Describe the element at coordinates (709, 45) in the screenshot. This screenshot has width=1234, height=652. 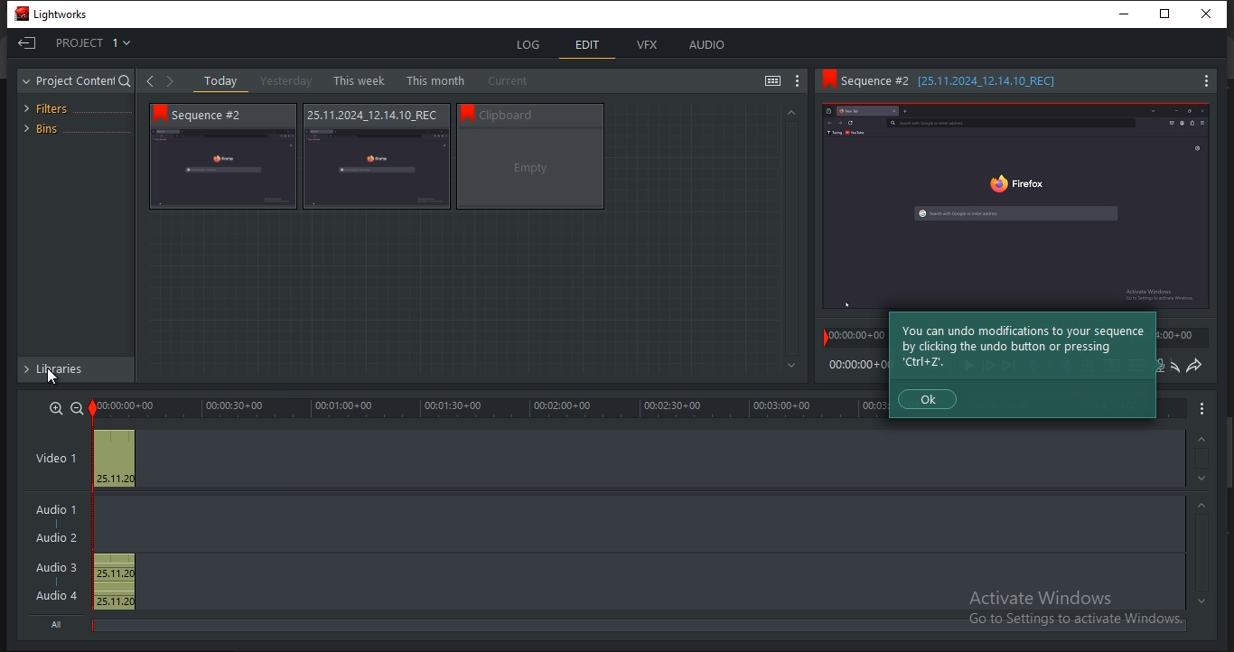
I see `audio` at that location.